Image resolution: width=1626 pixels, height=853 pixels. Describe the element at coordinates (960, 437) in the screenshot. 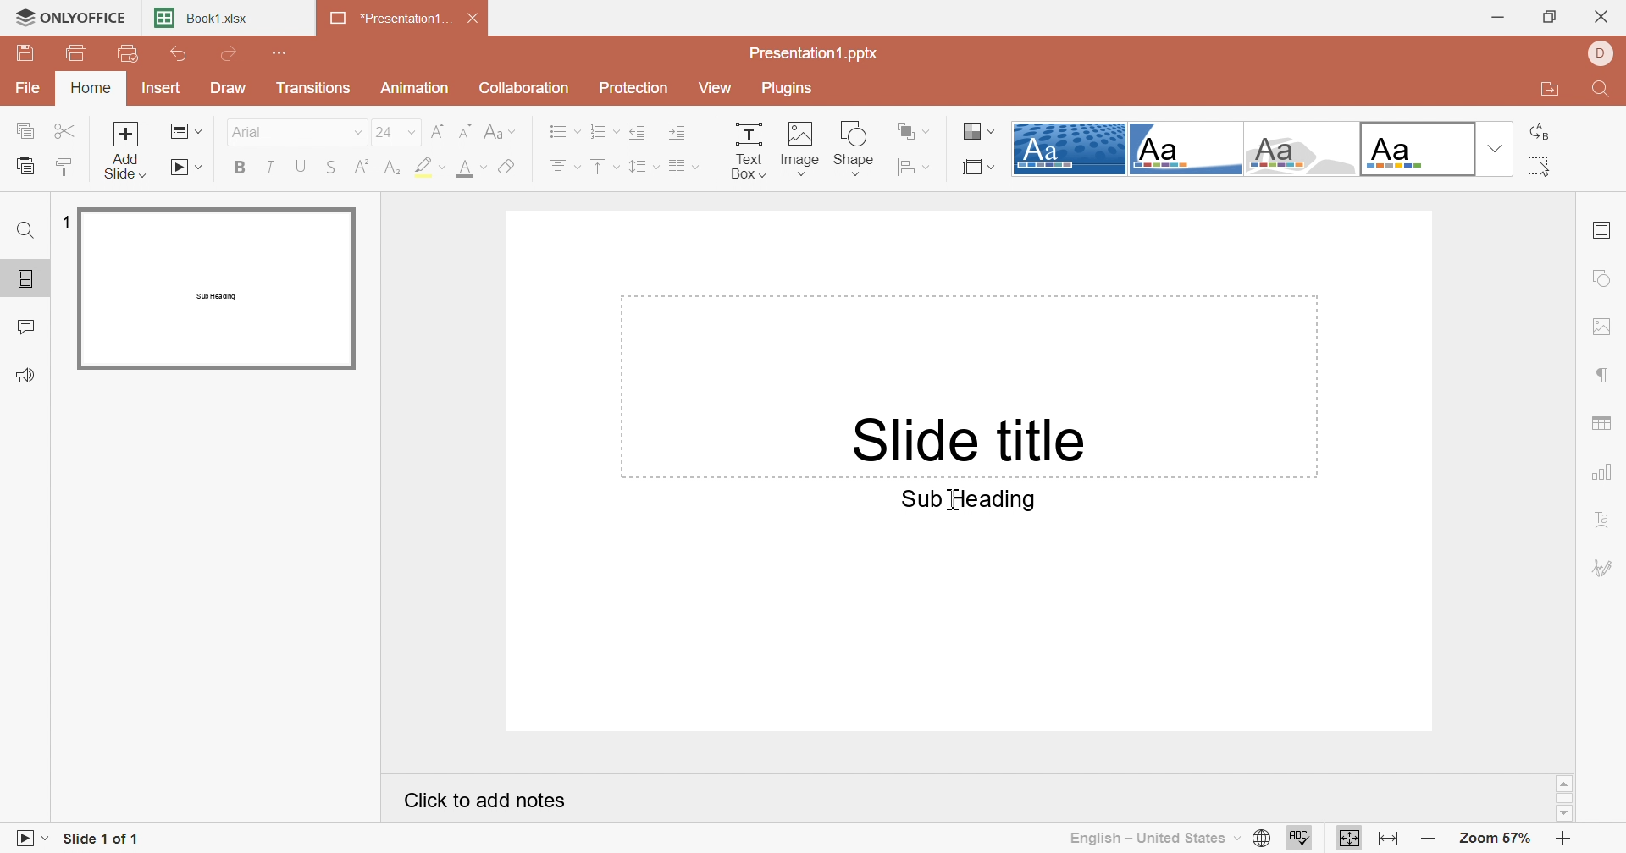

I see `Slide Title` at that location.